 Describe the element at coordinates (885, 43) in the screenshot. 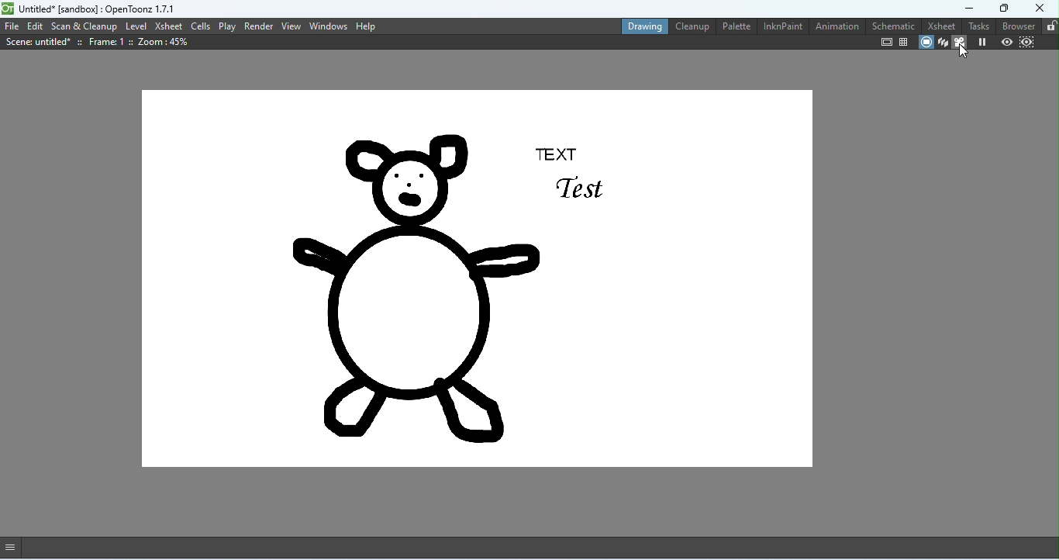

I see `safe area` at that location.